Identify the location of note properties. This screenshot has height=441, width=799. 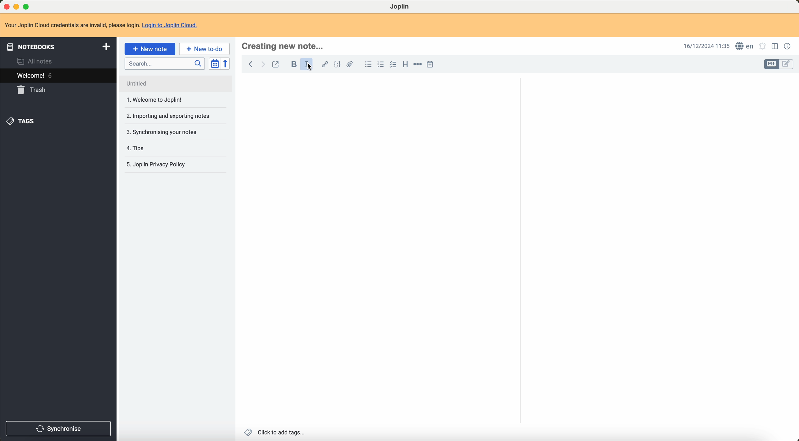
(788, 46).